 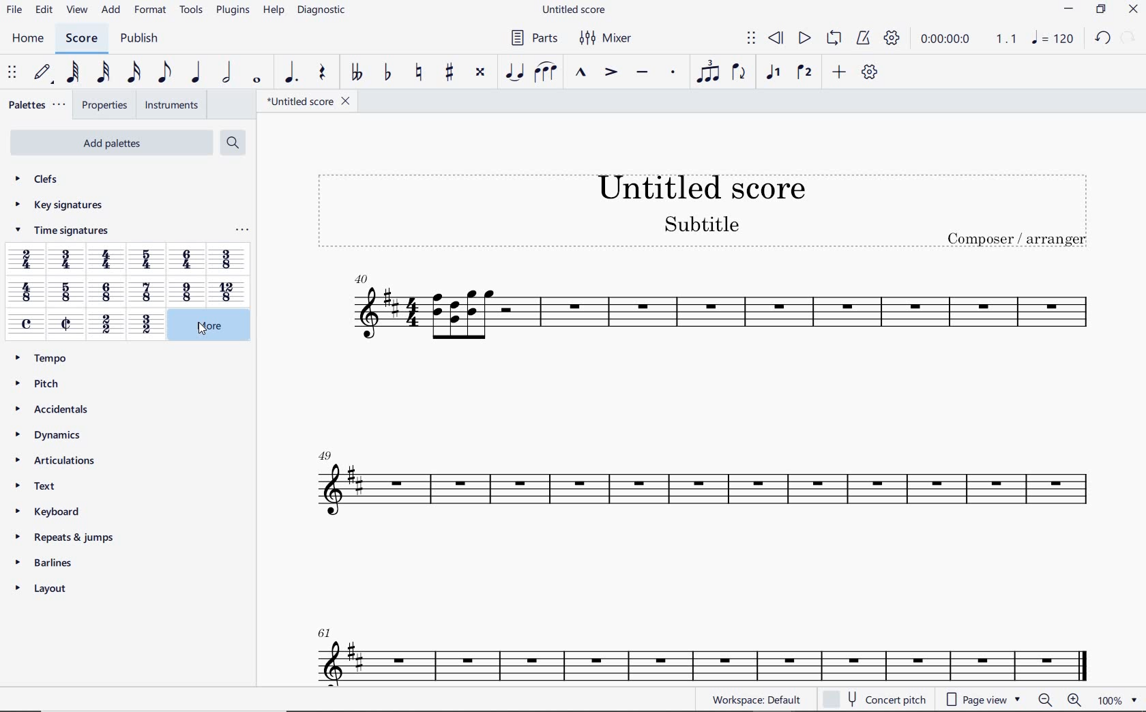 I want to click on TOGGLE-DOUBLE FLAT, so click(x=356, y=73).